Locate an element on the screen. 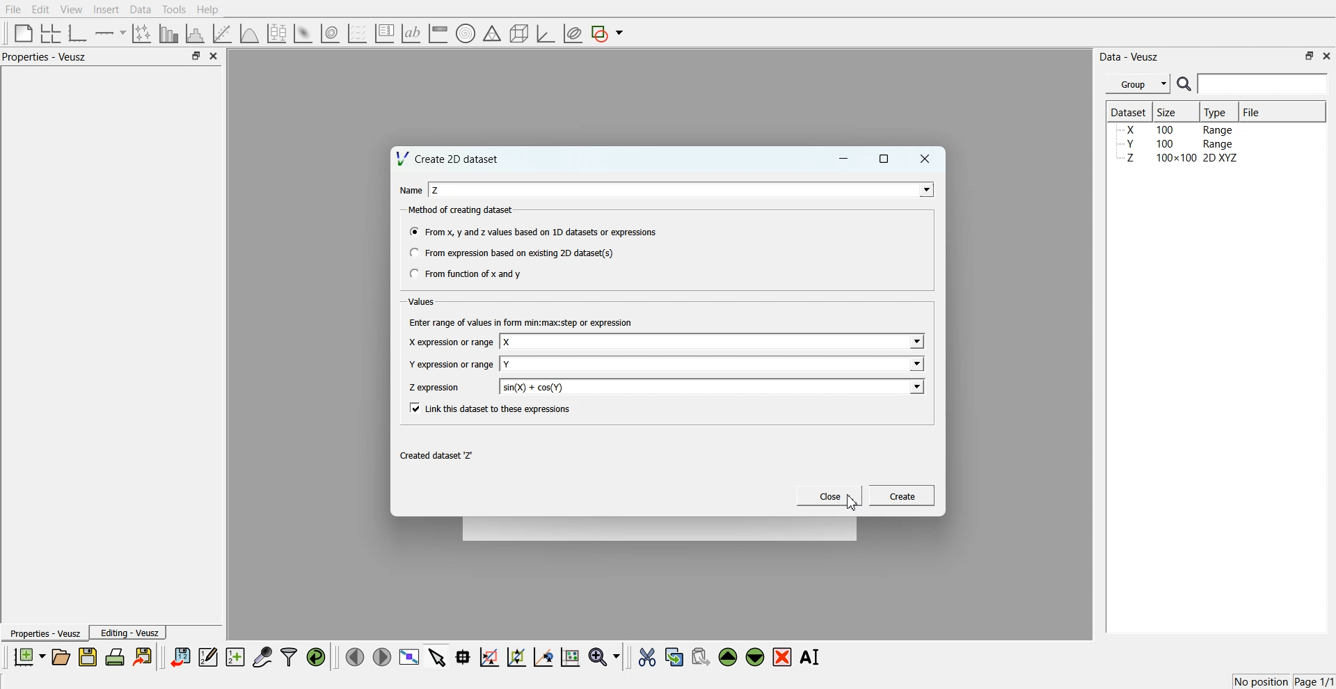  Plot key is located at coordinates (384, 33).